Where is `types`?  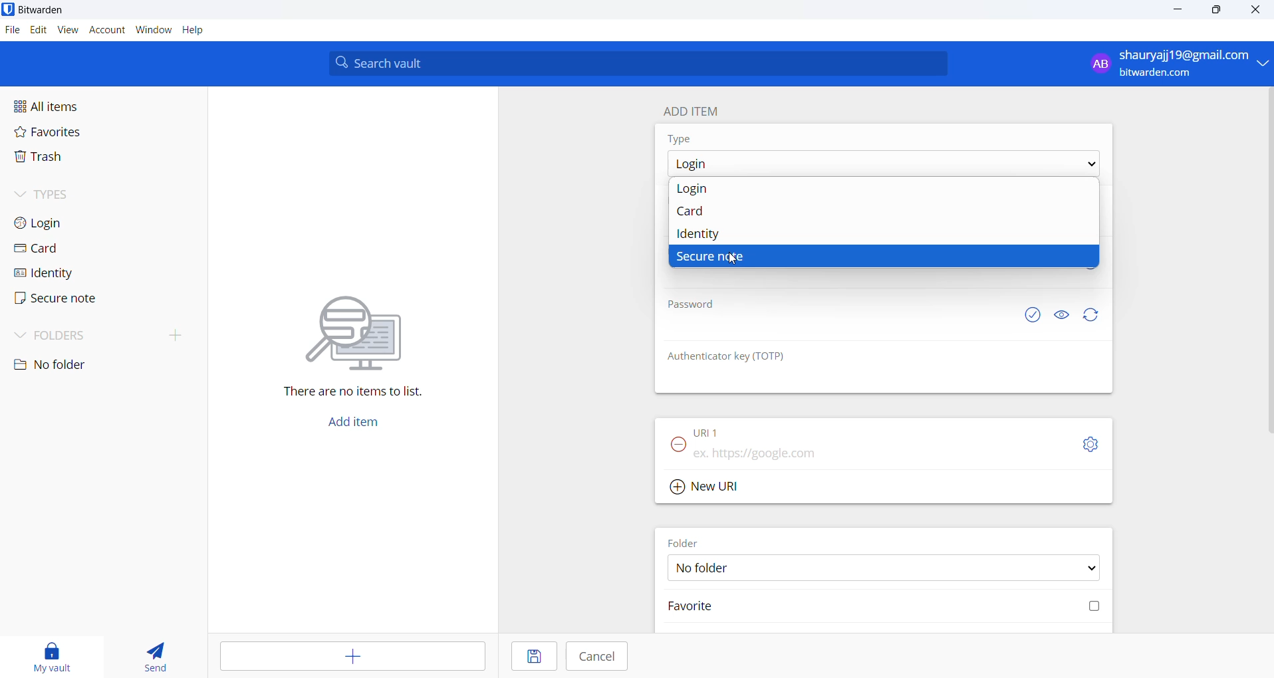
types is located at coordinates (63, 194).